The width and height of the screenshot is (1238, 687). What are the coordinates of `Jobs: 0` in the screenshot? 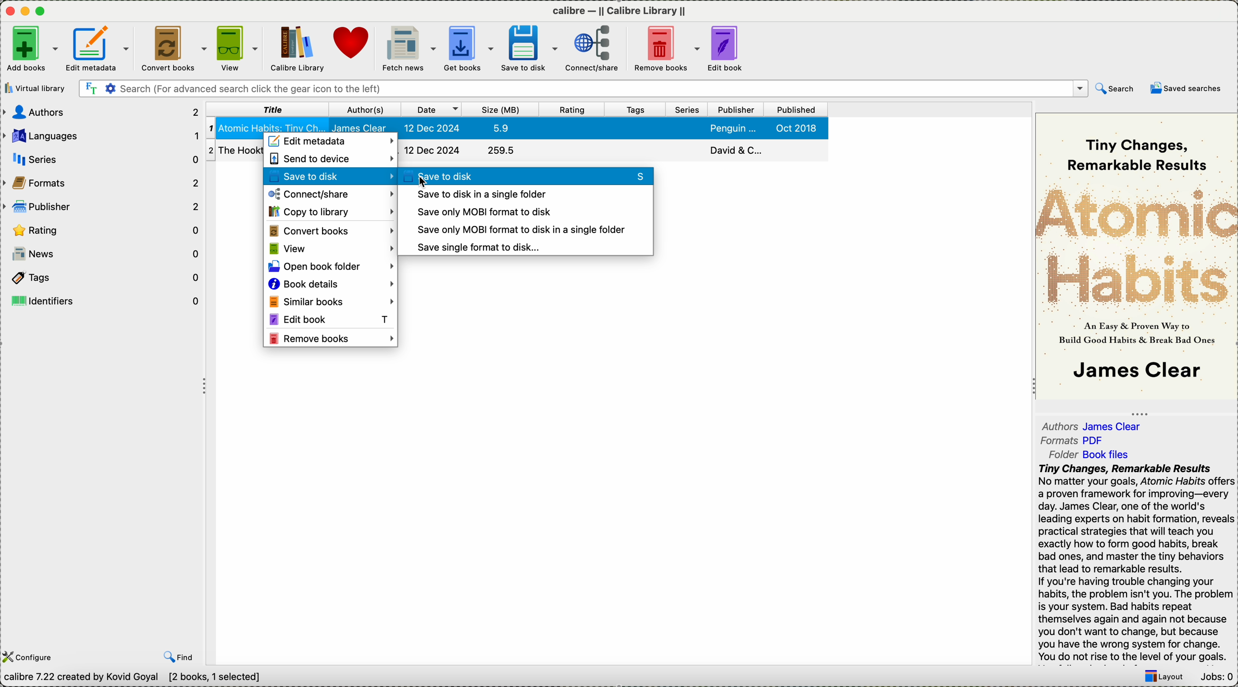 It's located at (1219, 678).